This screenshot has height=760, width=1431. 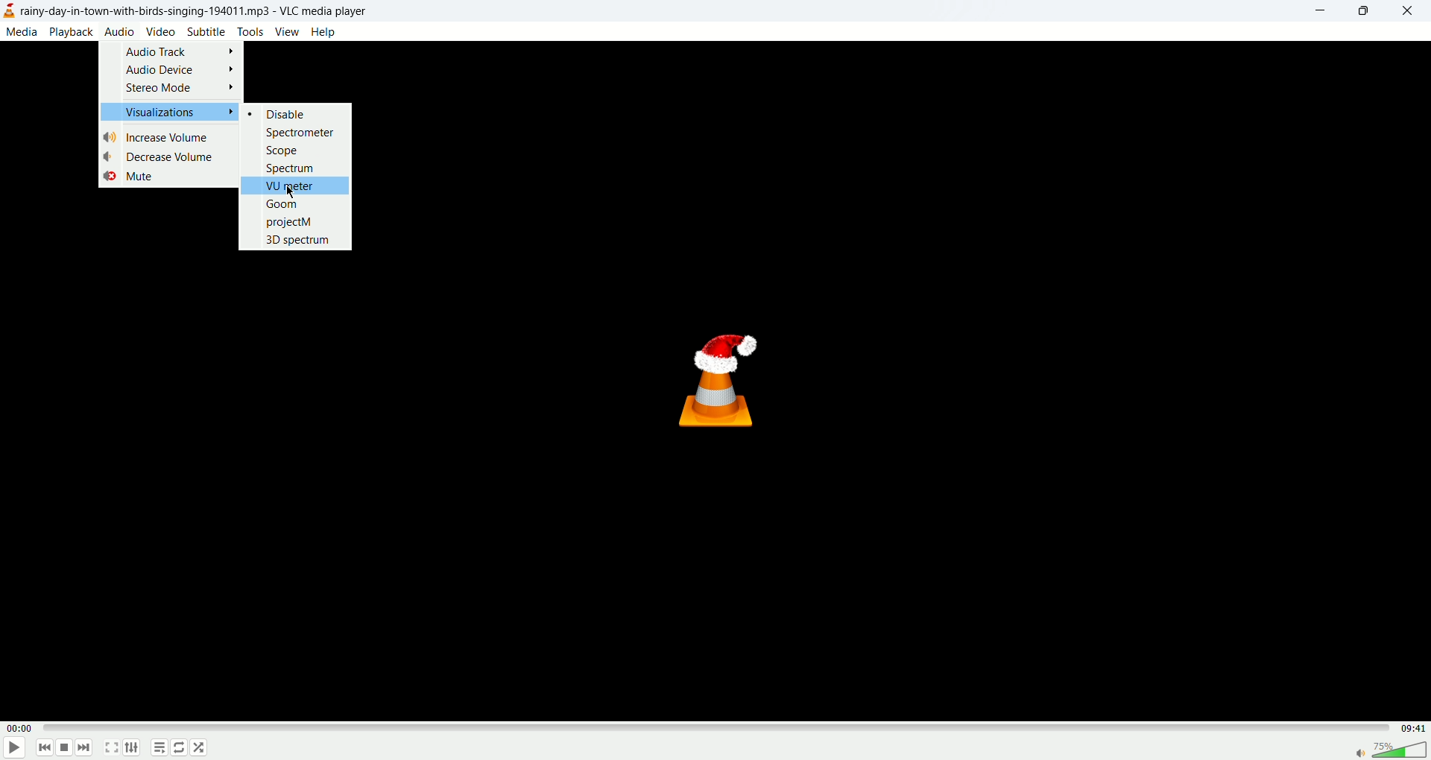 I want to click on fullscreen, so click(x=113, y=747).